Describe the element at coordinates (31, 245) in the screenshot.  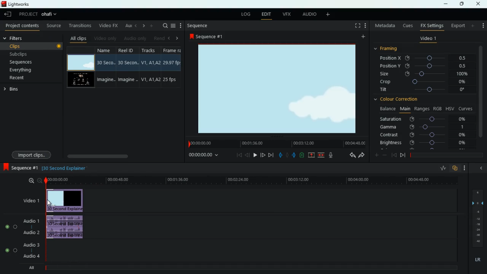
I see `audio 3` at that location.